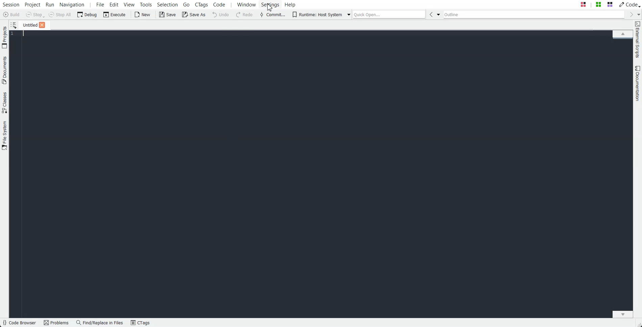 The image size is (642, 327). What do you see at coordinates (100, 323) in the screenshot?
I see `Find/Replace in files` at bounding box center [100, 323].